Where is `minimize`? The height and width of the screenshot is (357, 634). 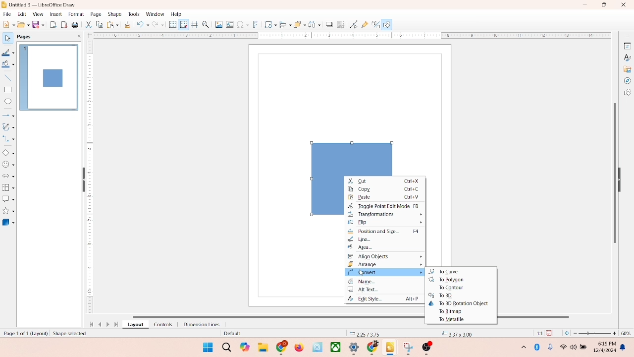
minimize is located at coordinates (586, 4).